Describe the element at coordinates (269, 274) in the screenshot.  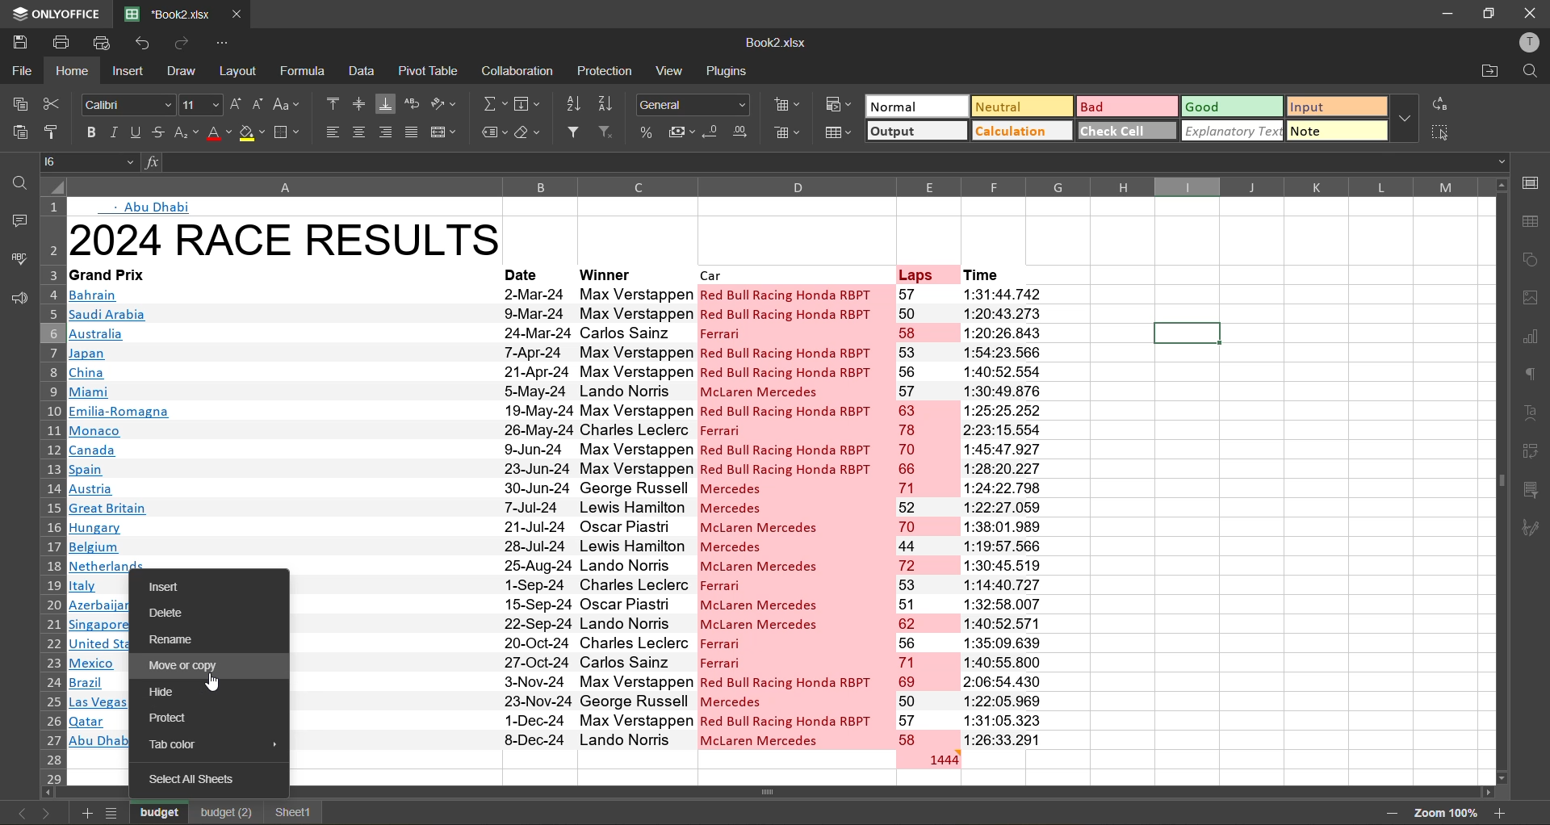
I see `grand prix` at that location.